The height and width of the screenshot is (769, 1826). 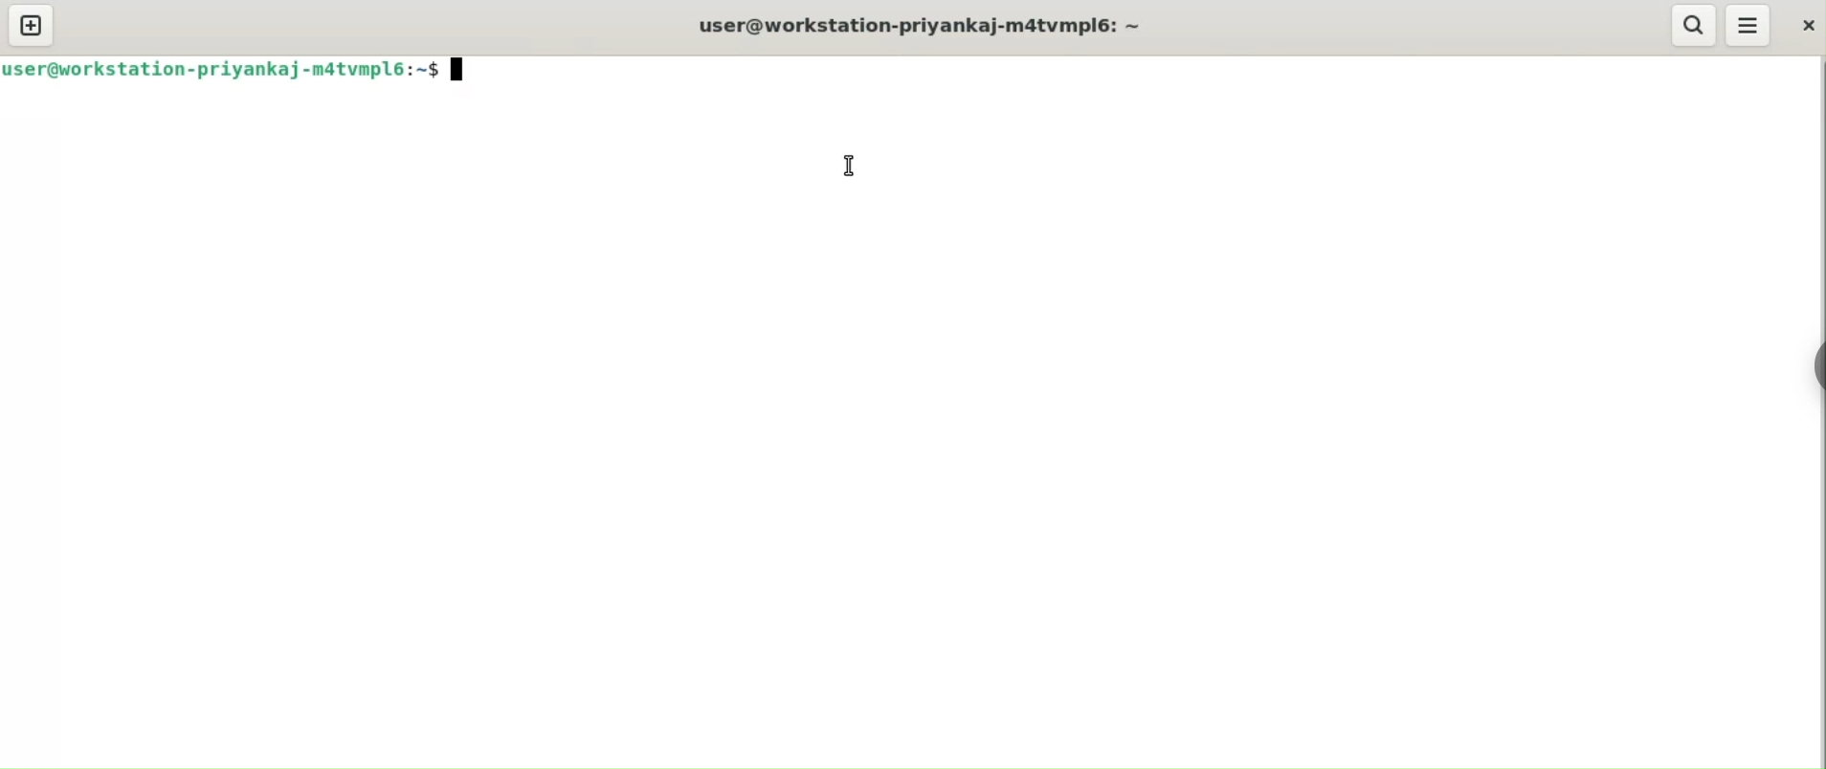 I want to click on user@workstation-priyankaj-m4tvmlp6:~$, so click(x=222, y=71).